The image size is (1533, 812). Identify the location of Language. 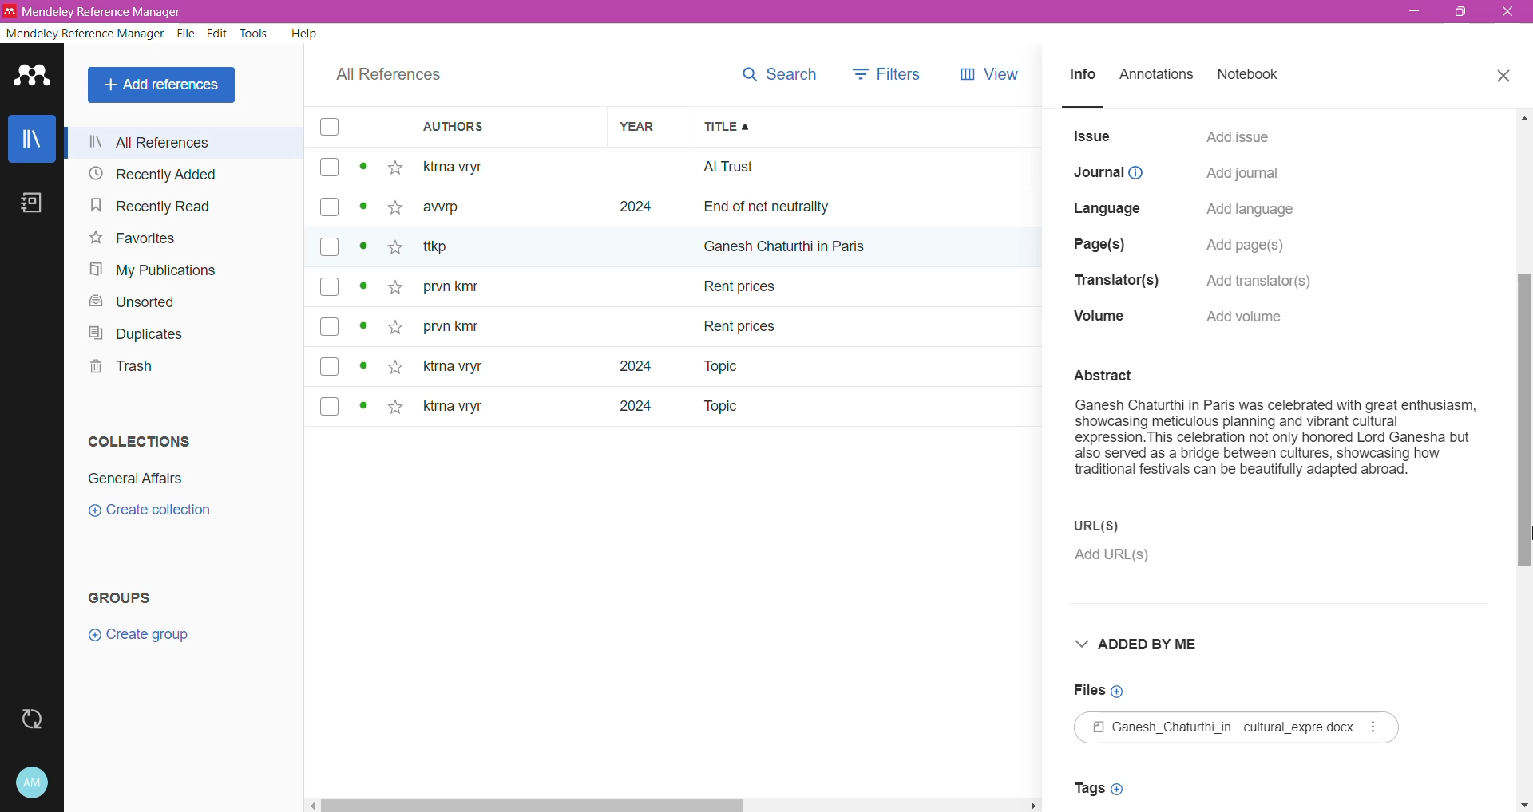
(1111, 206).